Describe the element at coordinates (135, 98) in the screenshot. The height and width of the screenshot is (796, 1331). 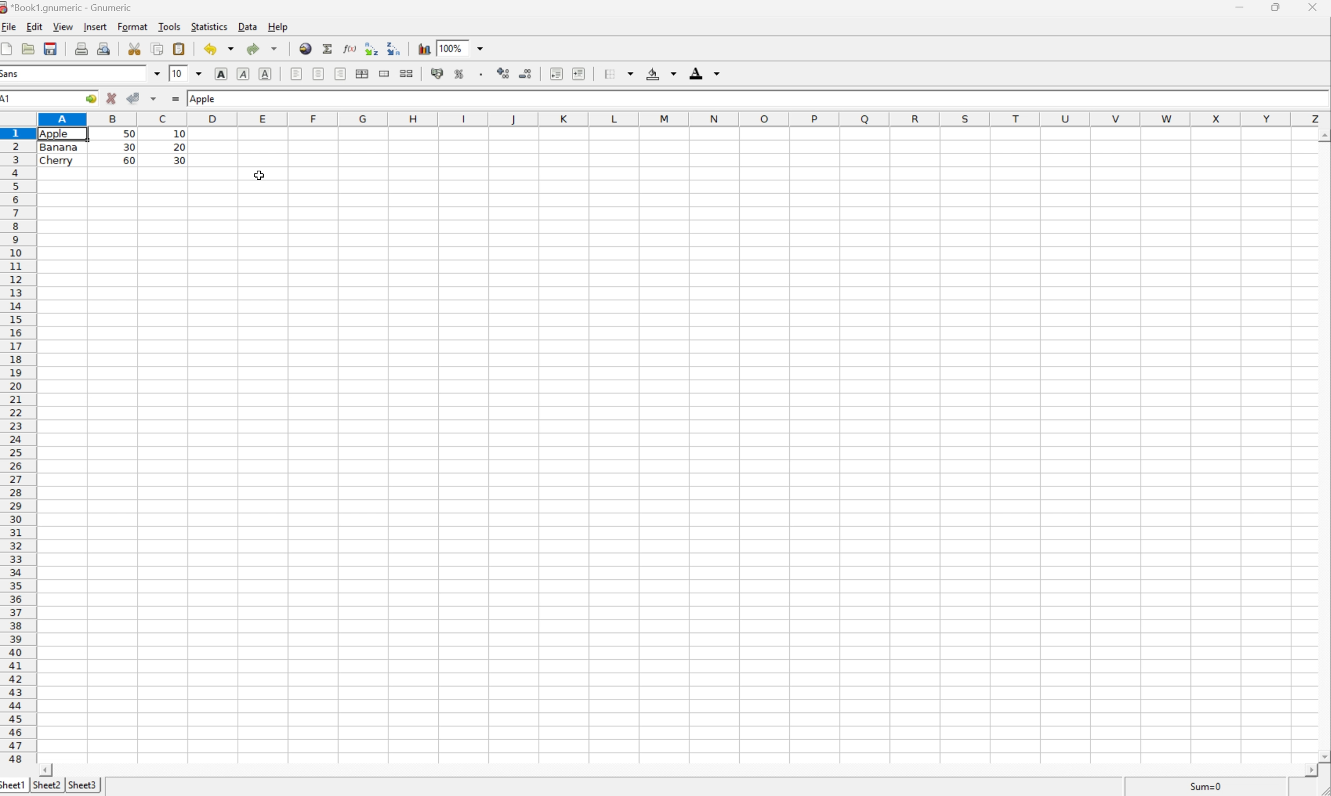
I see `accept changes` at that location.